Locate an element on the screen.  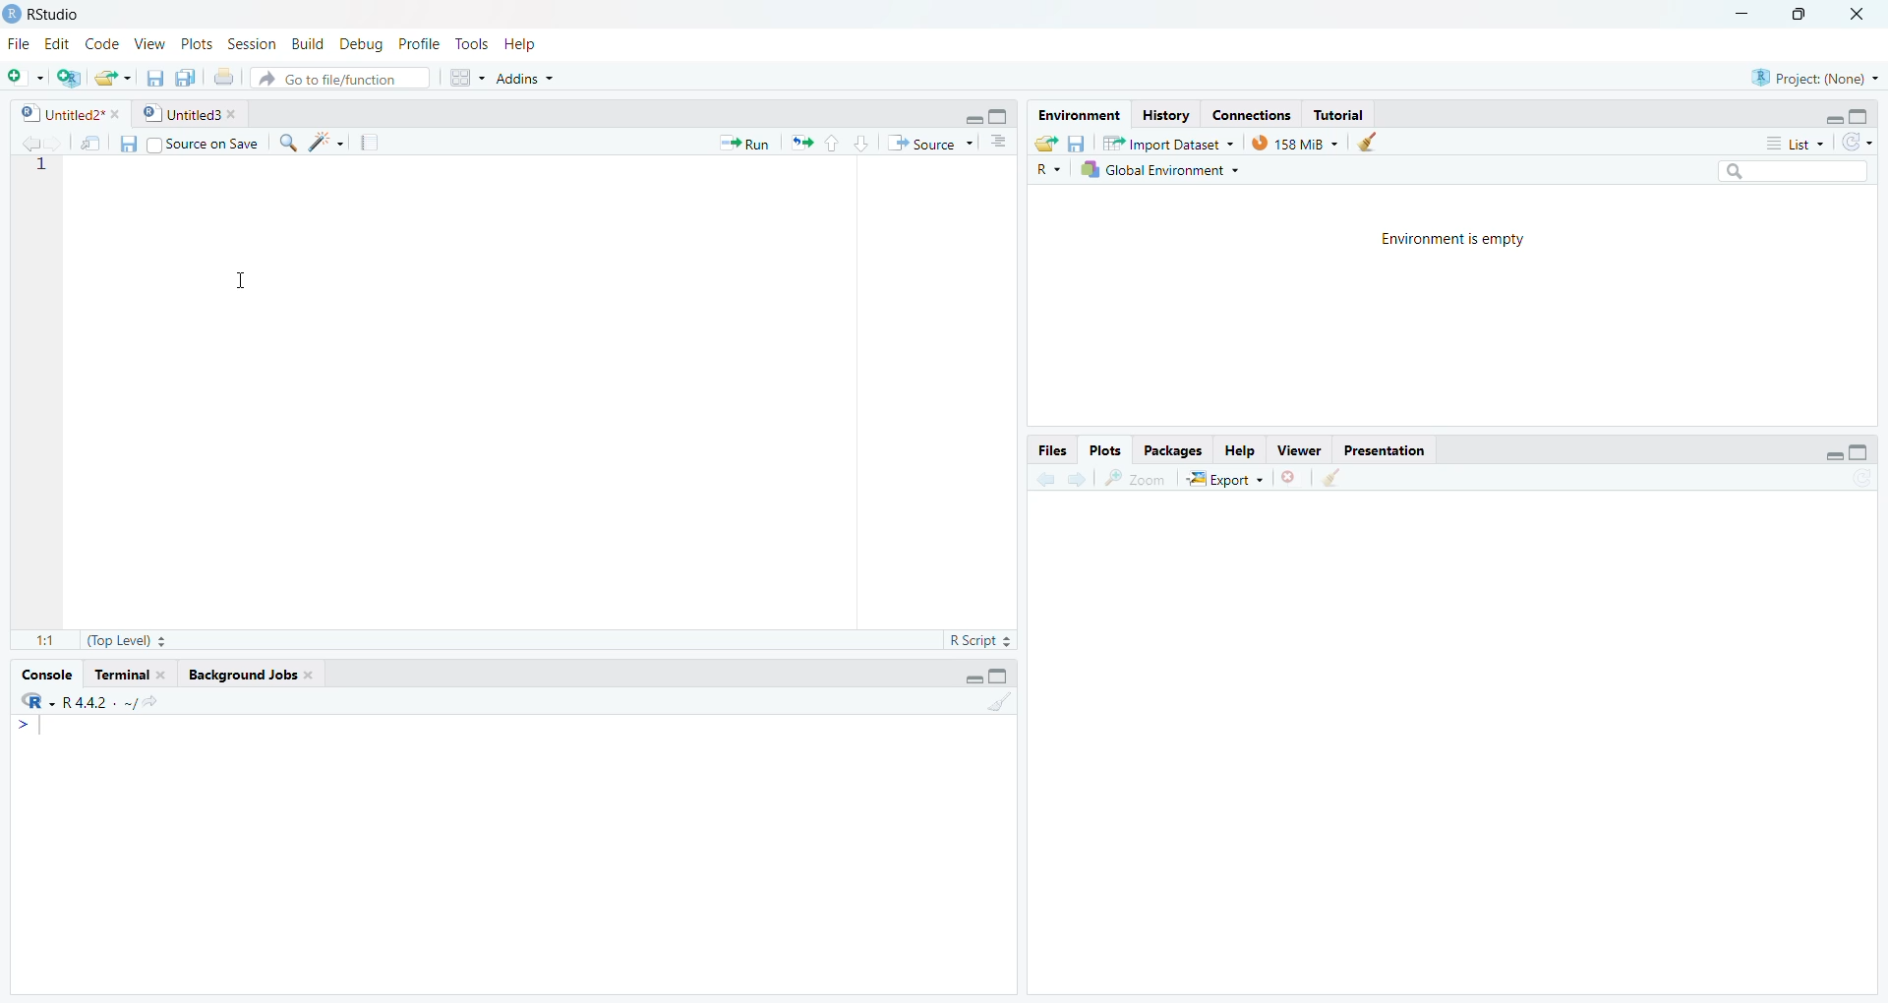
compile report is located at coordinates (361, 140).